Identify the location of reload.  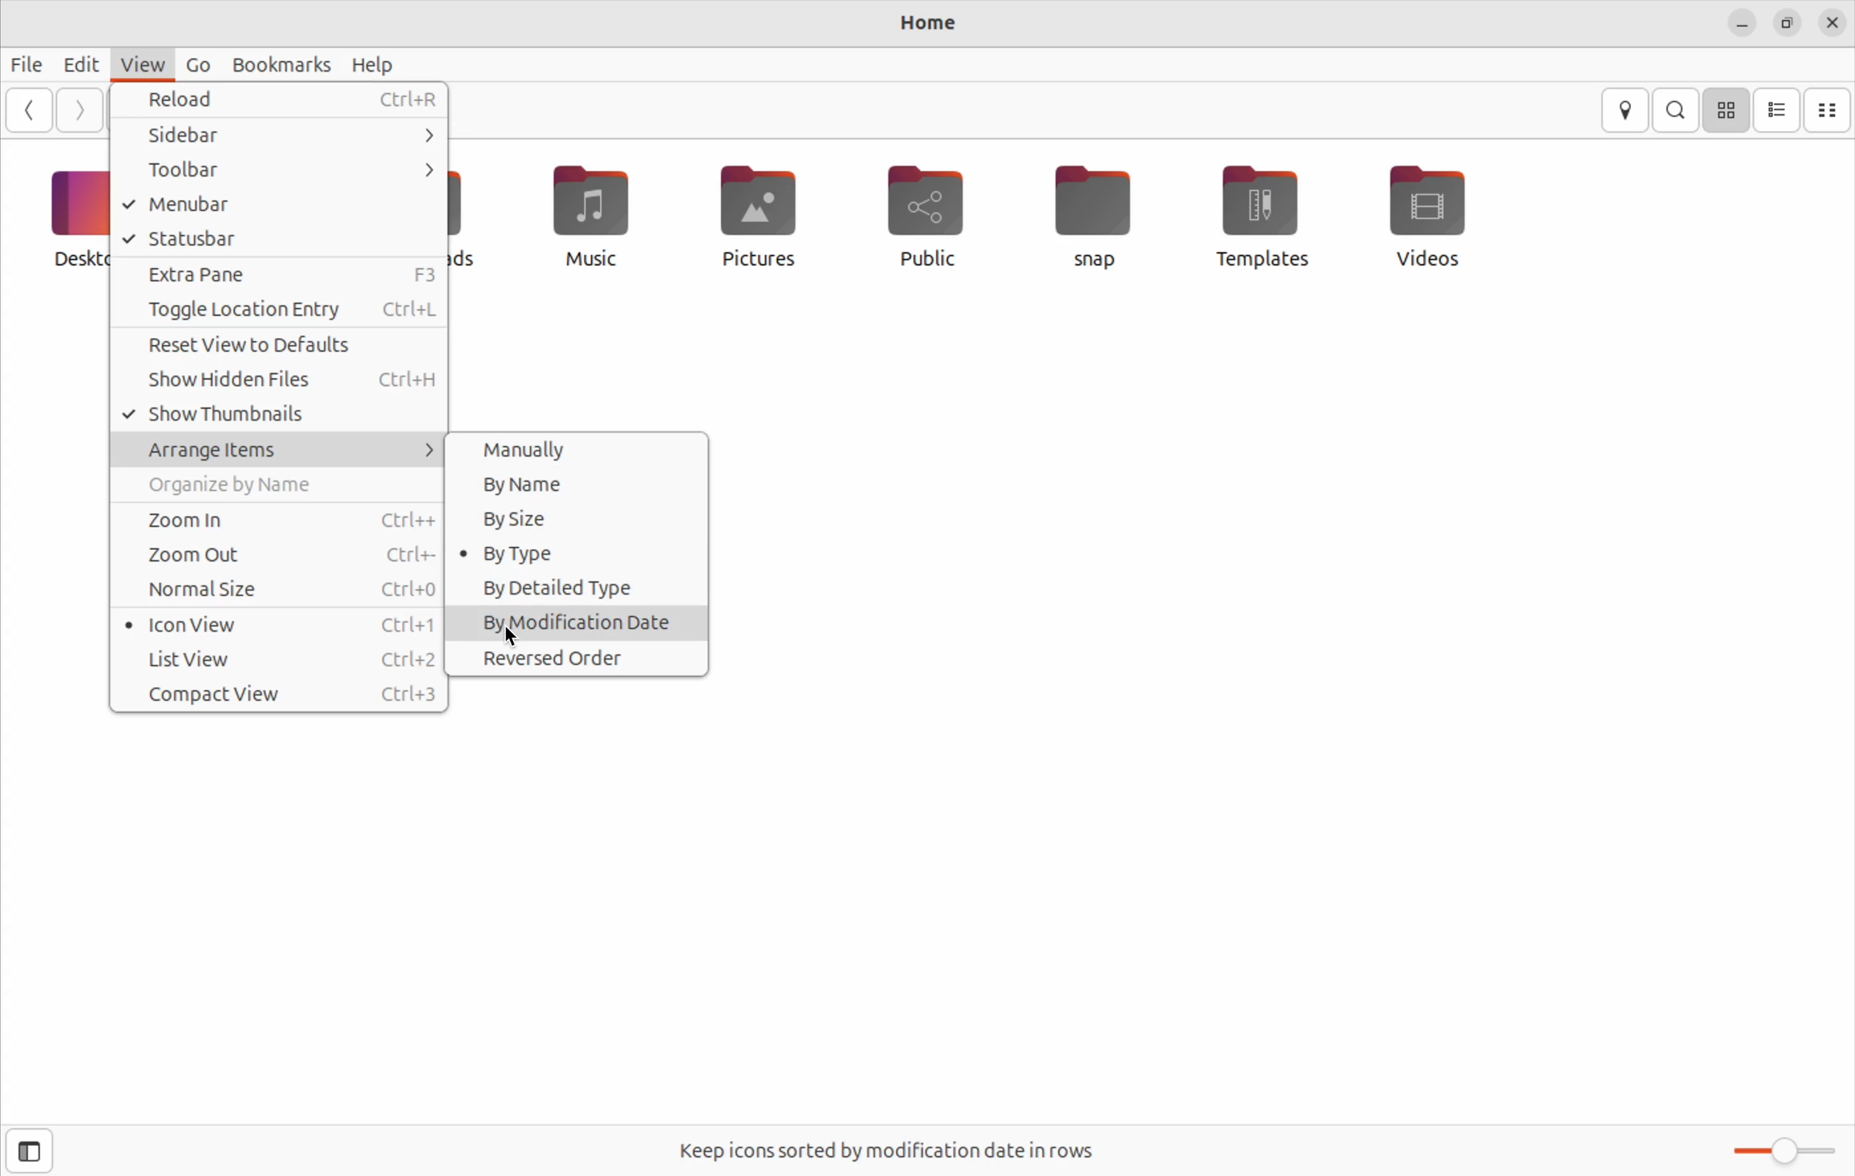
(283, 102).